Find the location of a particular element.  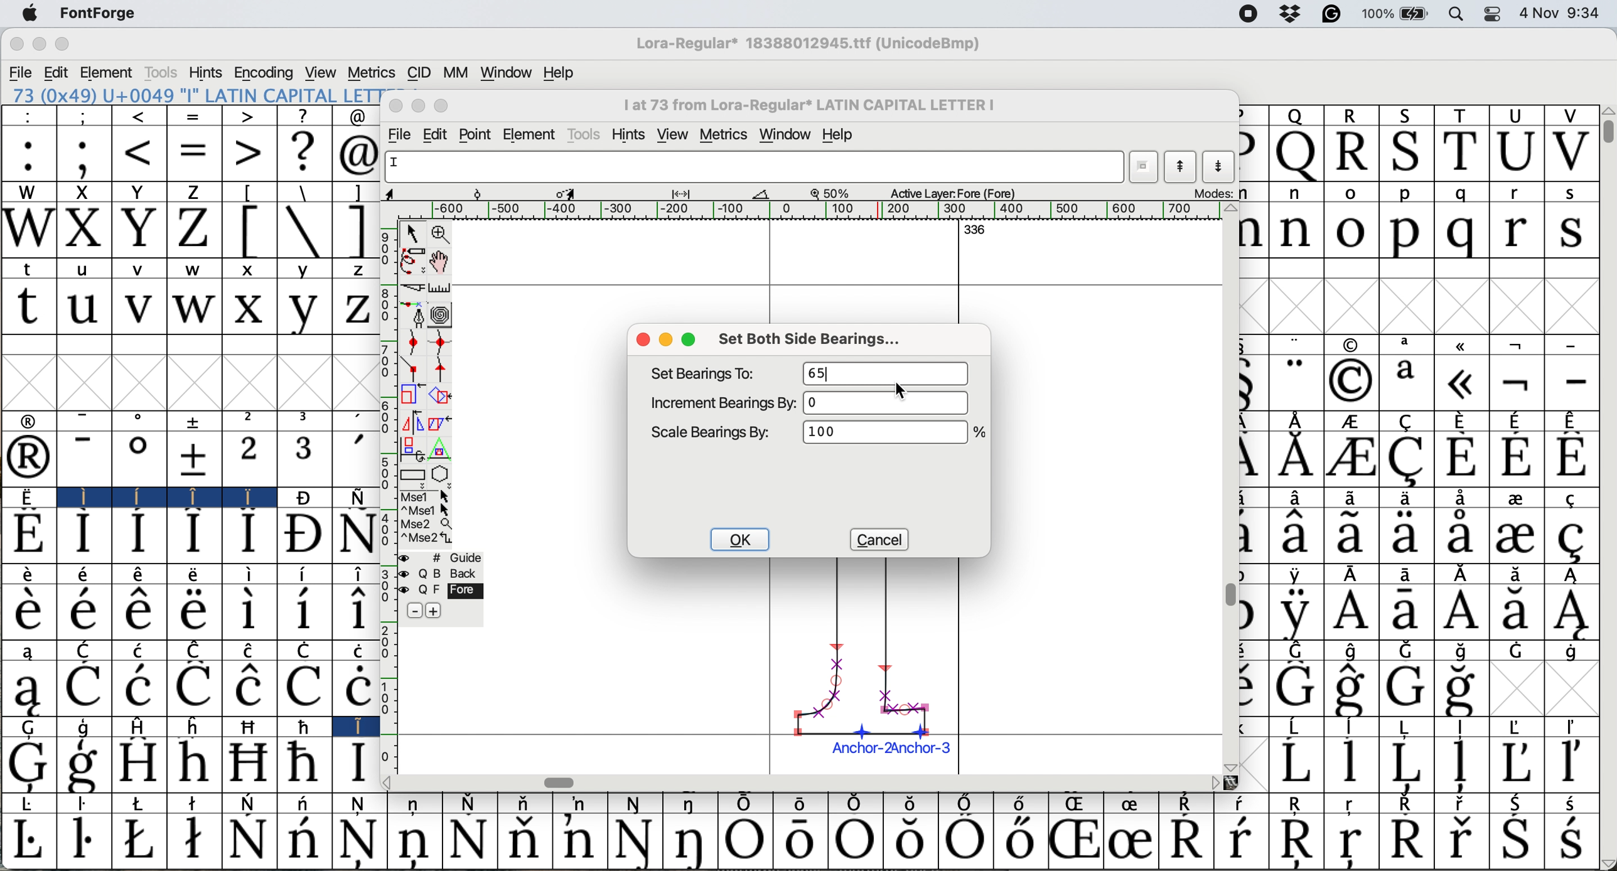

 is located at coordinates (680, 191).